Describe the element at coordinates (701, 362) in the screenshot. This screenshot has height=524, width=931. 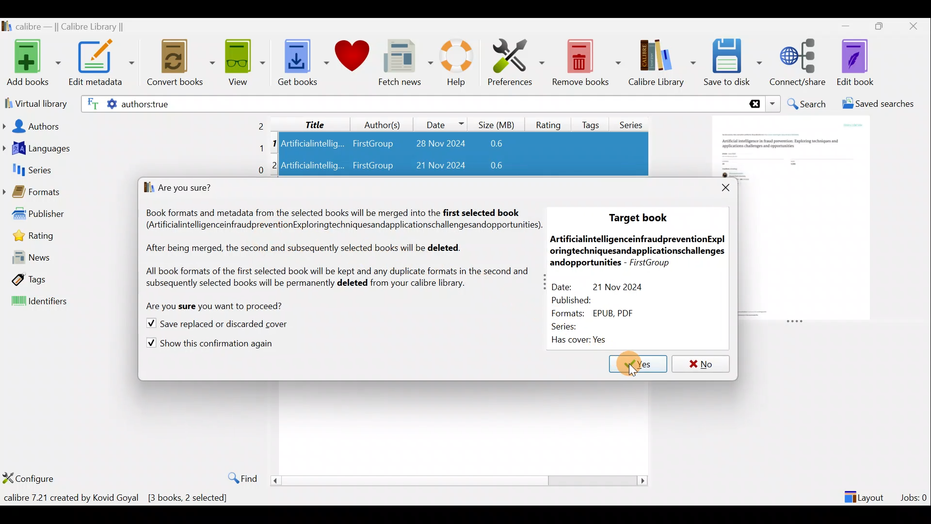
I see `No` at that location.